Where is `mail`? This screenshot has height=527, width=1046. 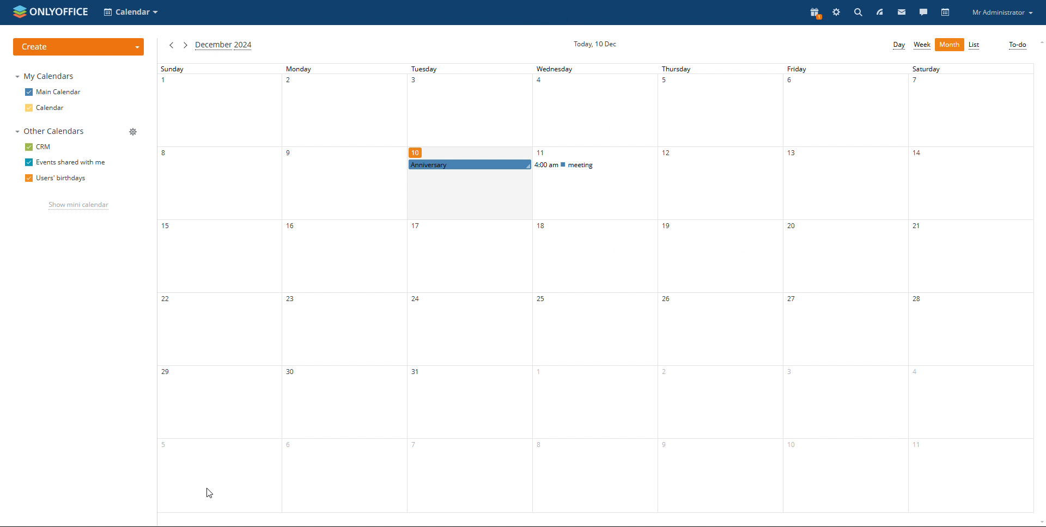
mail is located at coordinates (905, 13).